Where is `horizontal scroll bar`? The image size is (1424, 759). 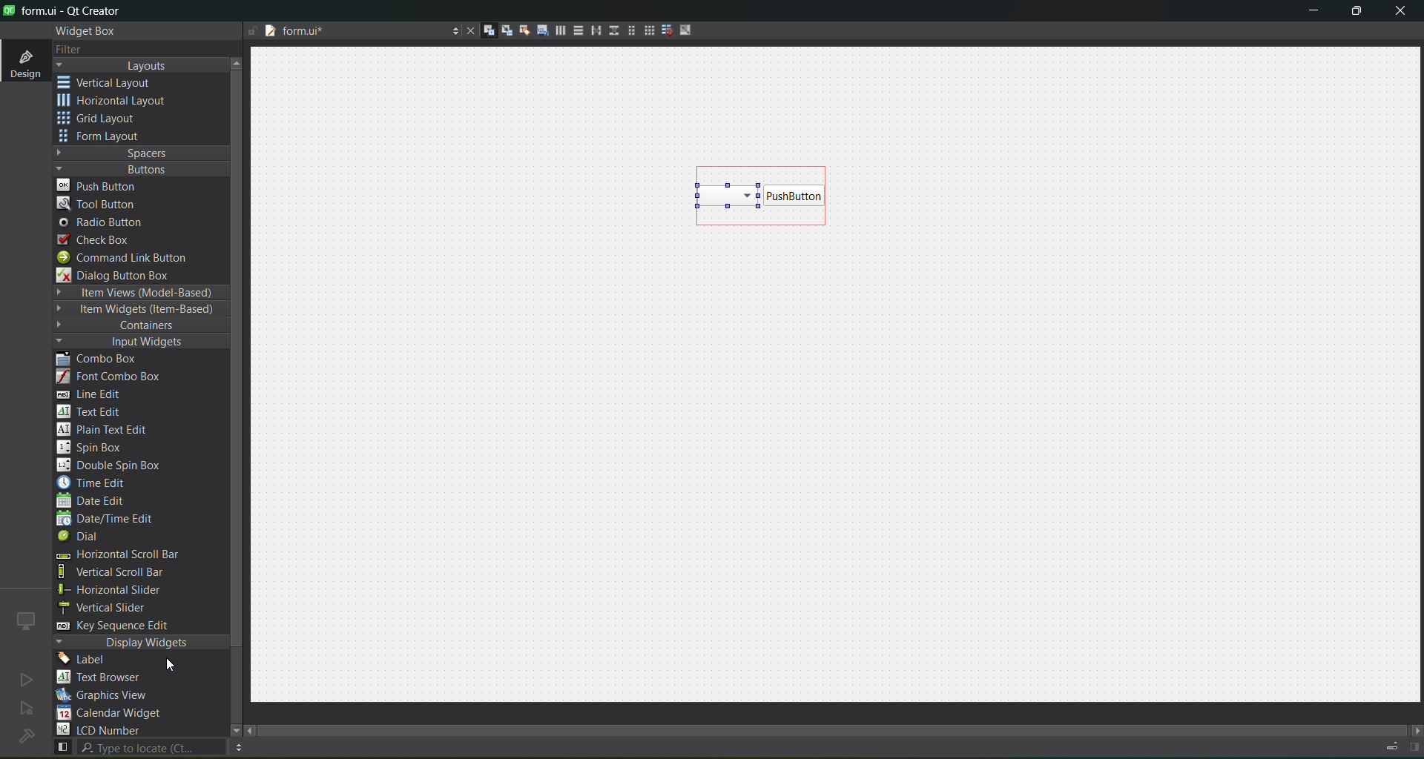 horizontal scroll bar is located at coordinates (116, 556).